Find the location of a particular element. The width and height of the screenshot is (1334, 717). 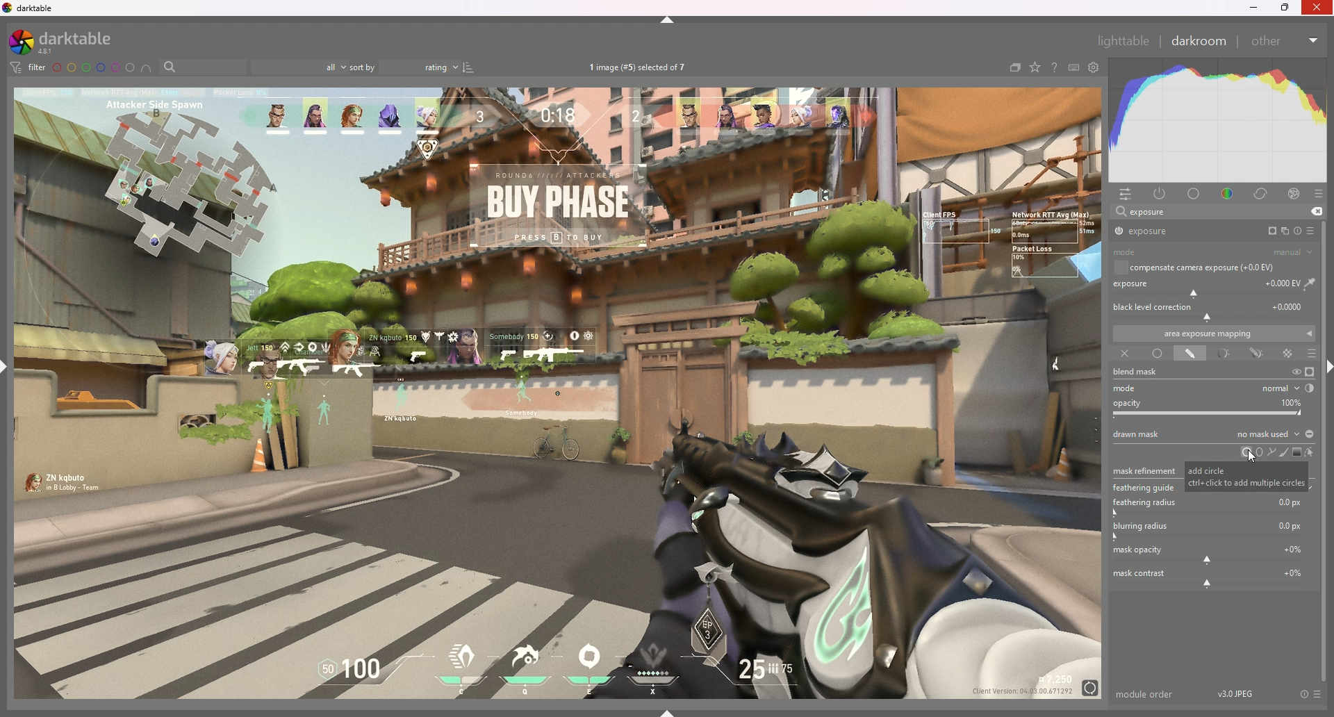

show is located at coordinates (668, 712).